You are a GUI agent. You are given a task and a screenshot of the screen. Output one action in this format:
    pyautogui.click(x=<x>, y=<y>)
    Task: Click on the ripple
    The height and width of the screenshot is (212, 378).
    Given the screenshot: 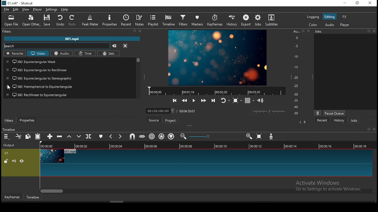 What is the action you would take?
    pyautogui.click(x=153, y=136)
    